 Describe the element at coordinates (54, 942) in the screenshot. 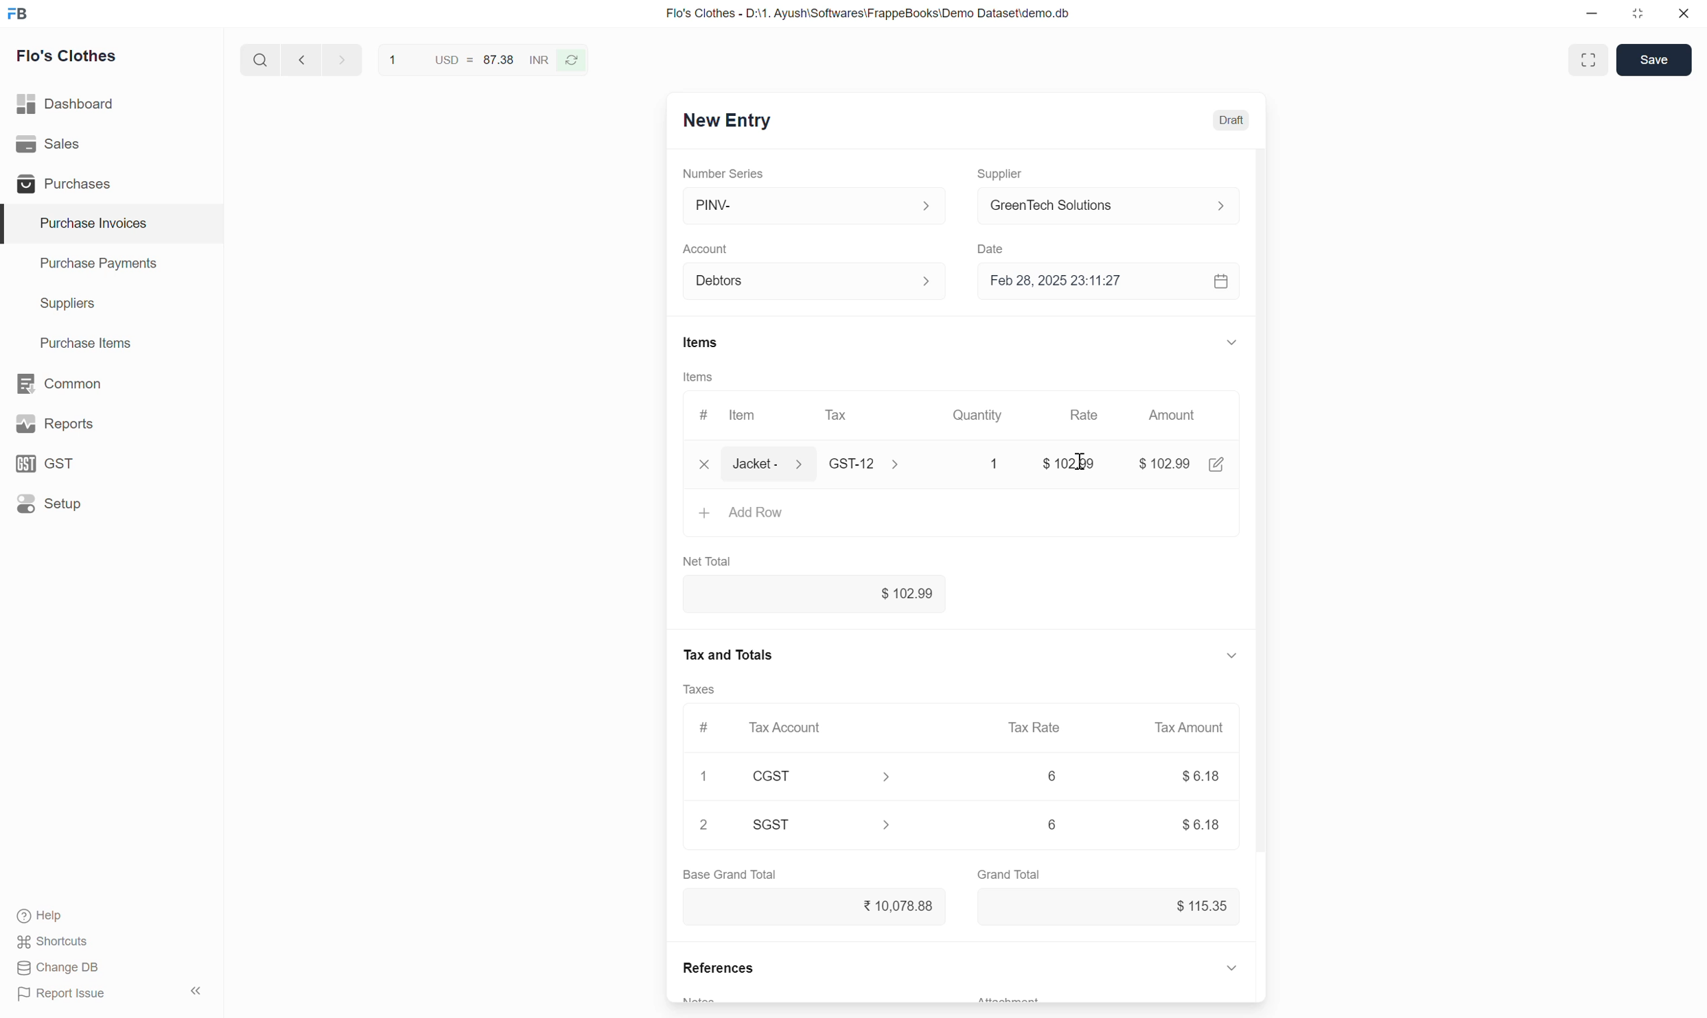

I see `Shortcuts` at that location.